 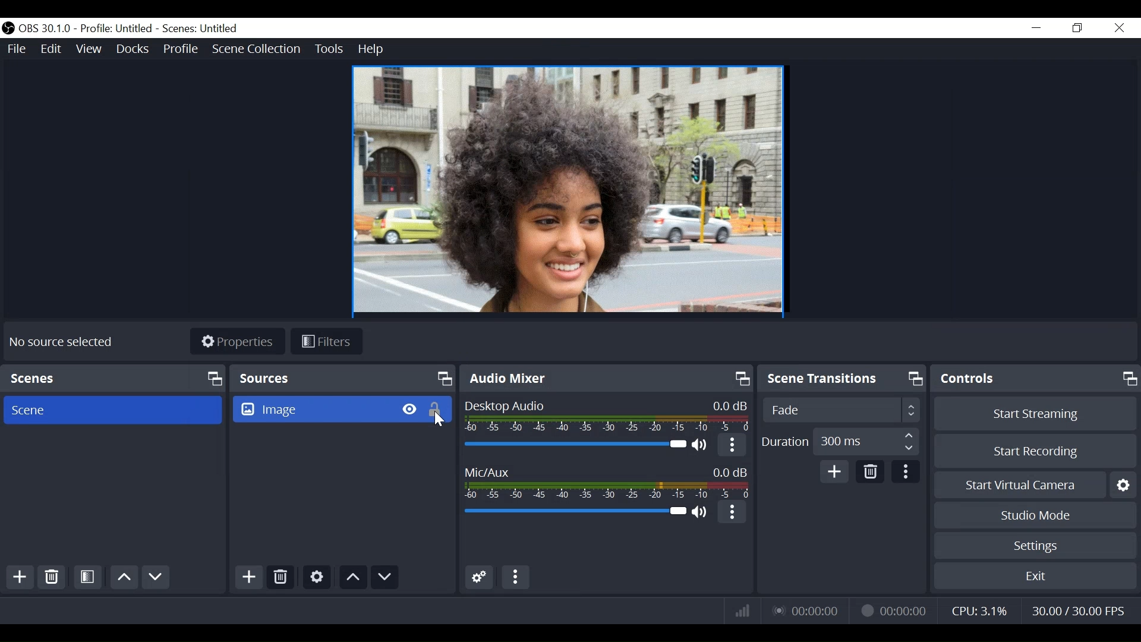 I want to click on 30.00/ 30.00 FPS, so click(x=1081, y=610).